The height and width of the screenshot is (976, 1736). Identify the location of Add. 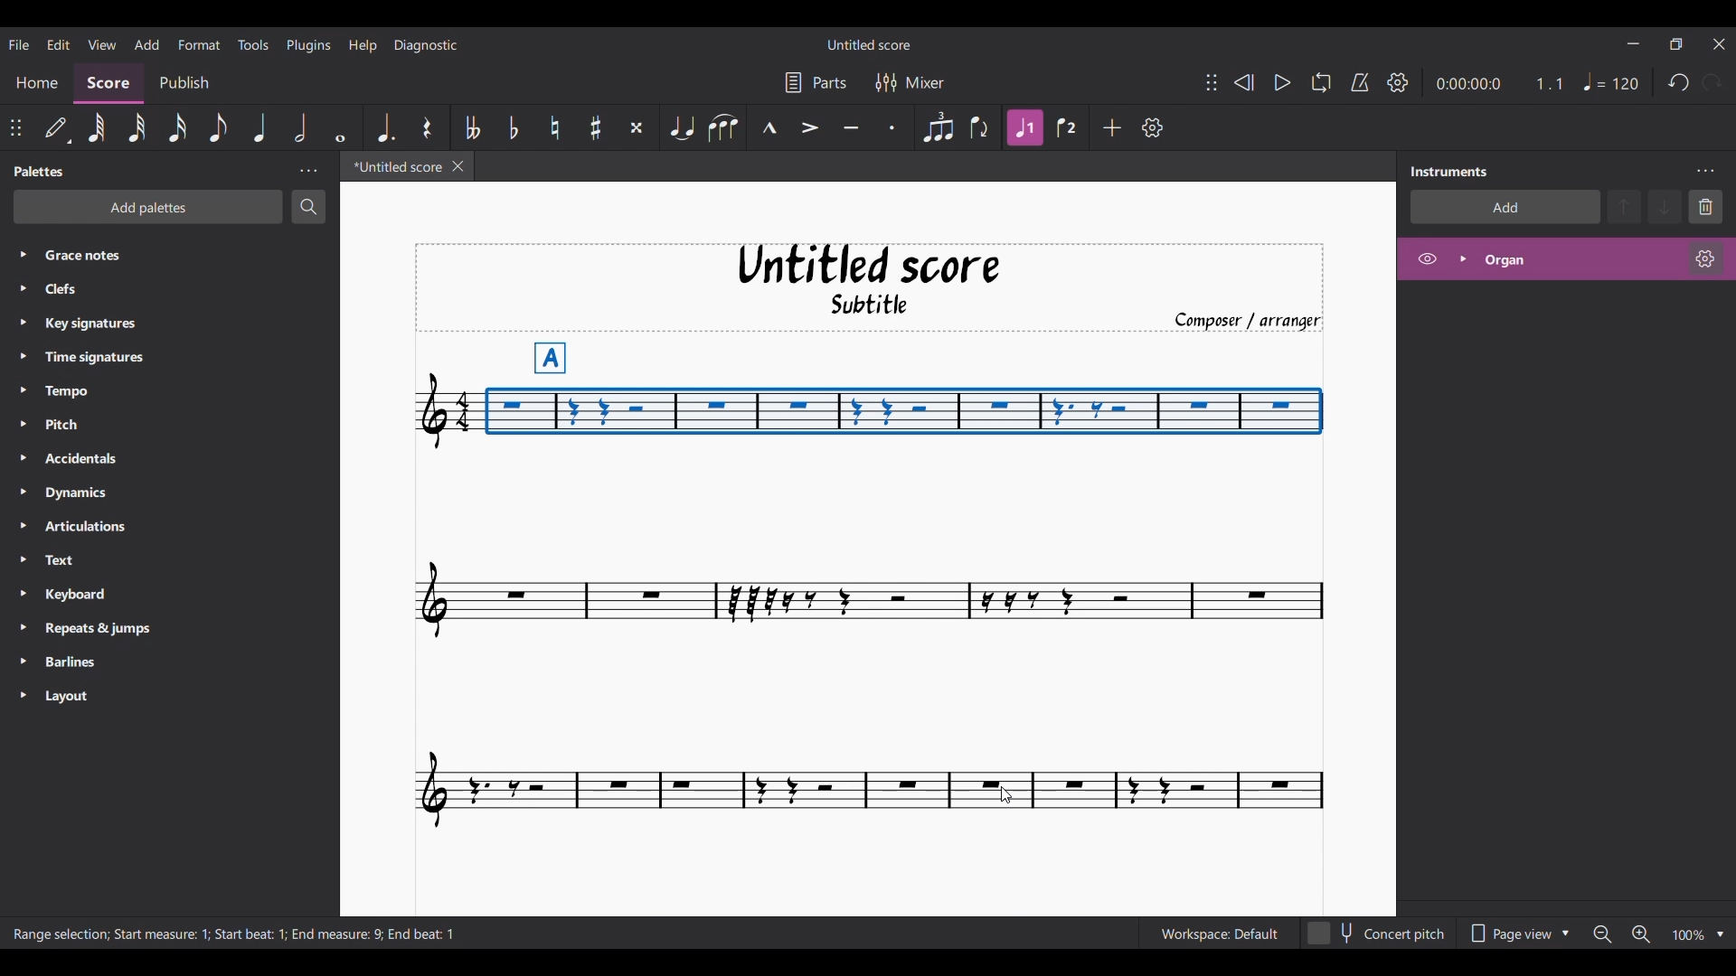
(1112, 127).